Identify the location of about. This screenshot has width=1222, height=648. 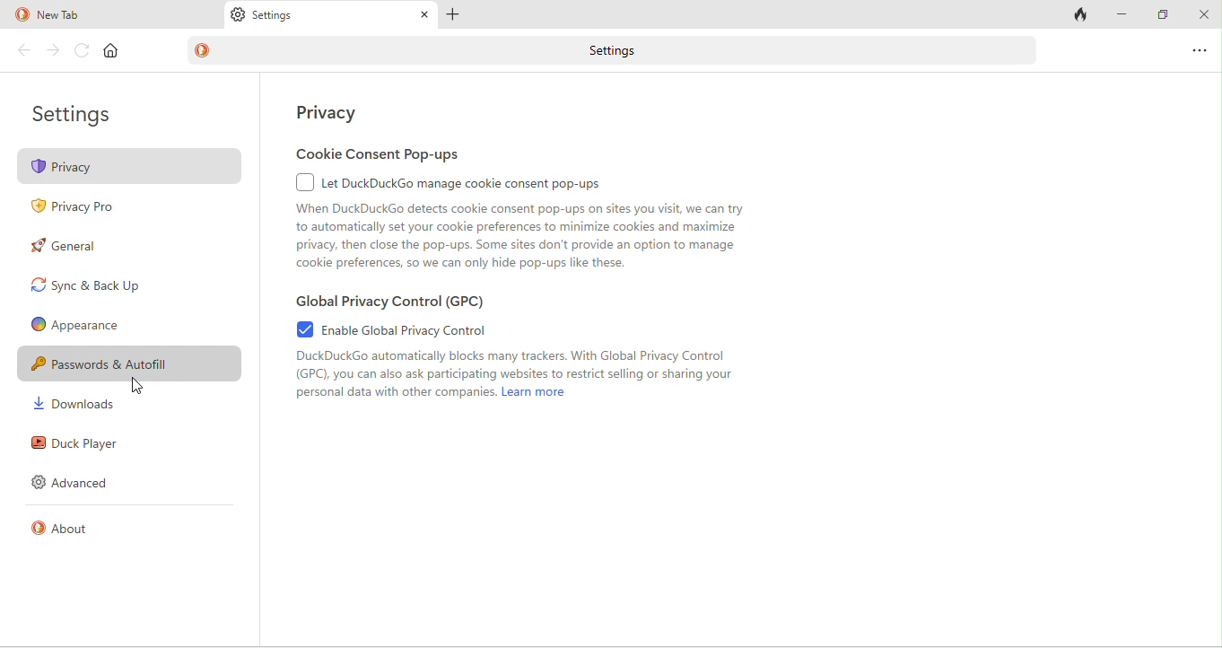
(75, 531).